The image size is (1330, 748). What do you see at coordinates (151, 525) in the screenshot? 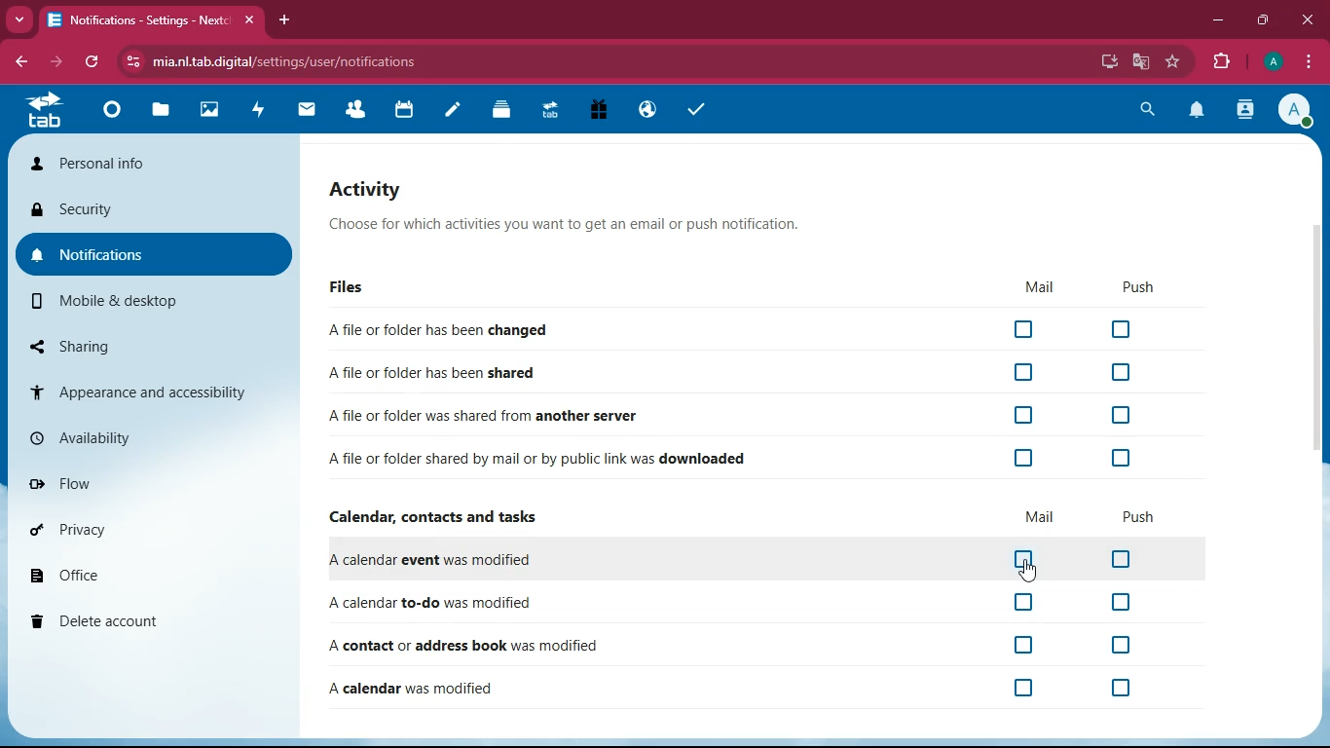
I see `privacy` at bounding box center [151, 525].